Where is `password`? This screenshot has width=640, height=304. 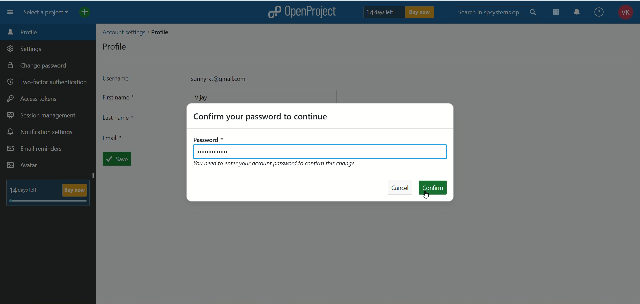 password is located at coordinates (322, 152).